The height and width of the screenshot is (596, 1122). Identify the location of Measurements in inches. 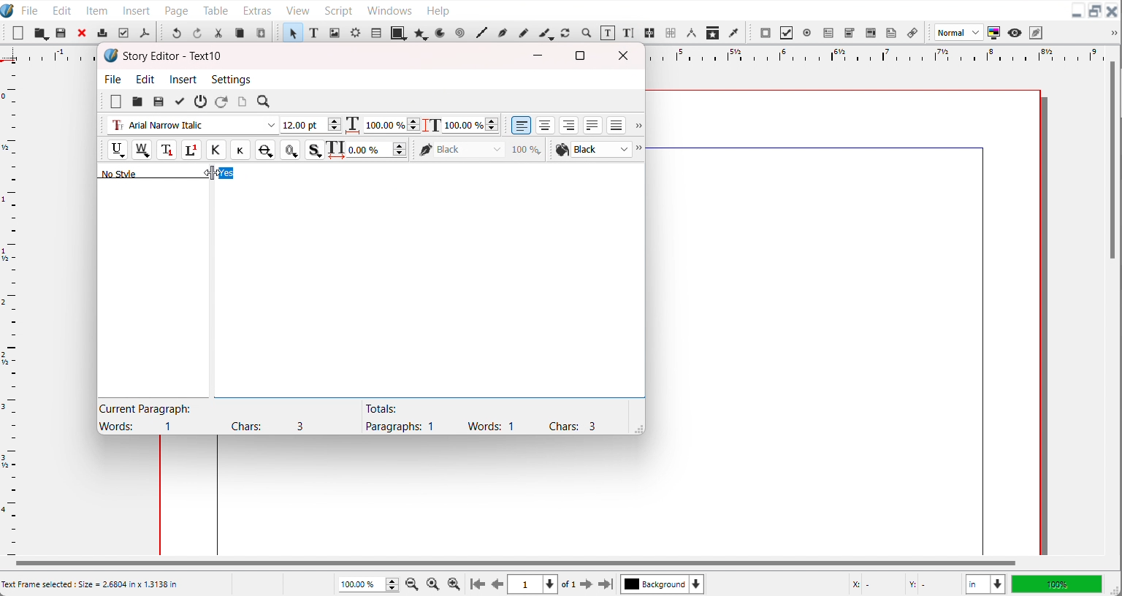
(985, 584).